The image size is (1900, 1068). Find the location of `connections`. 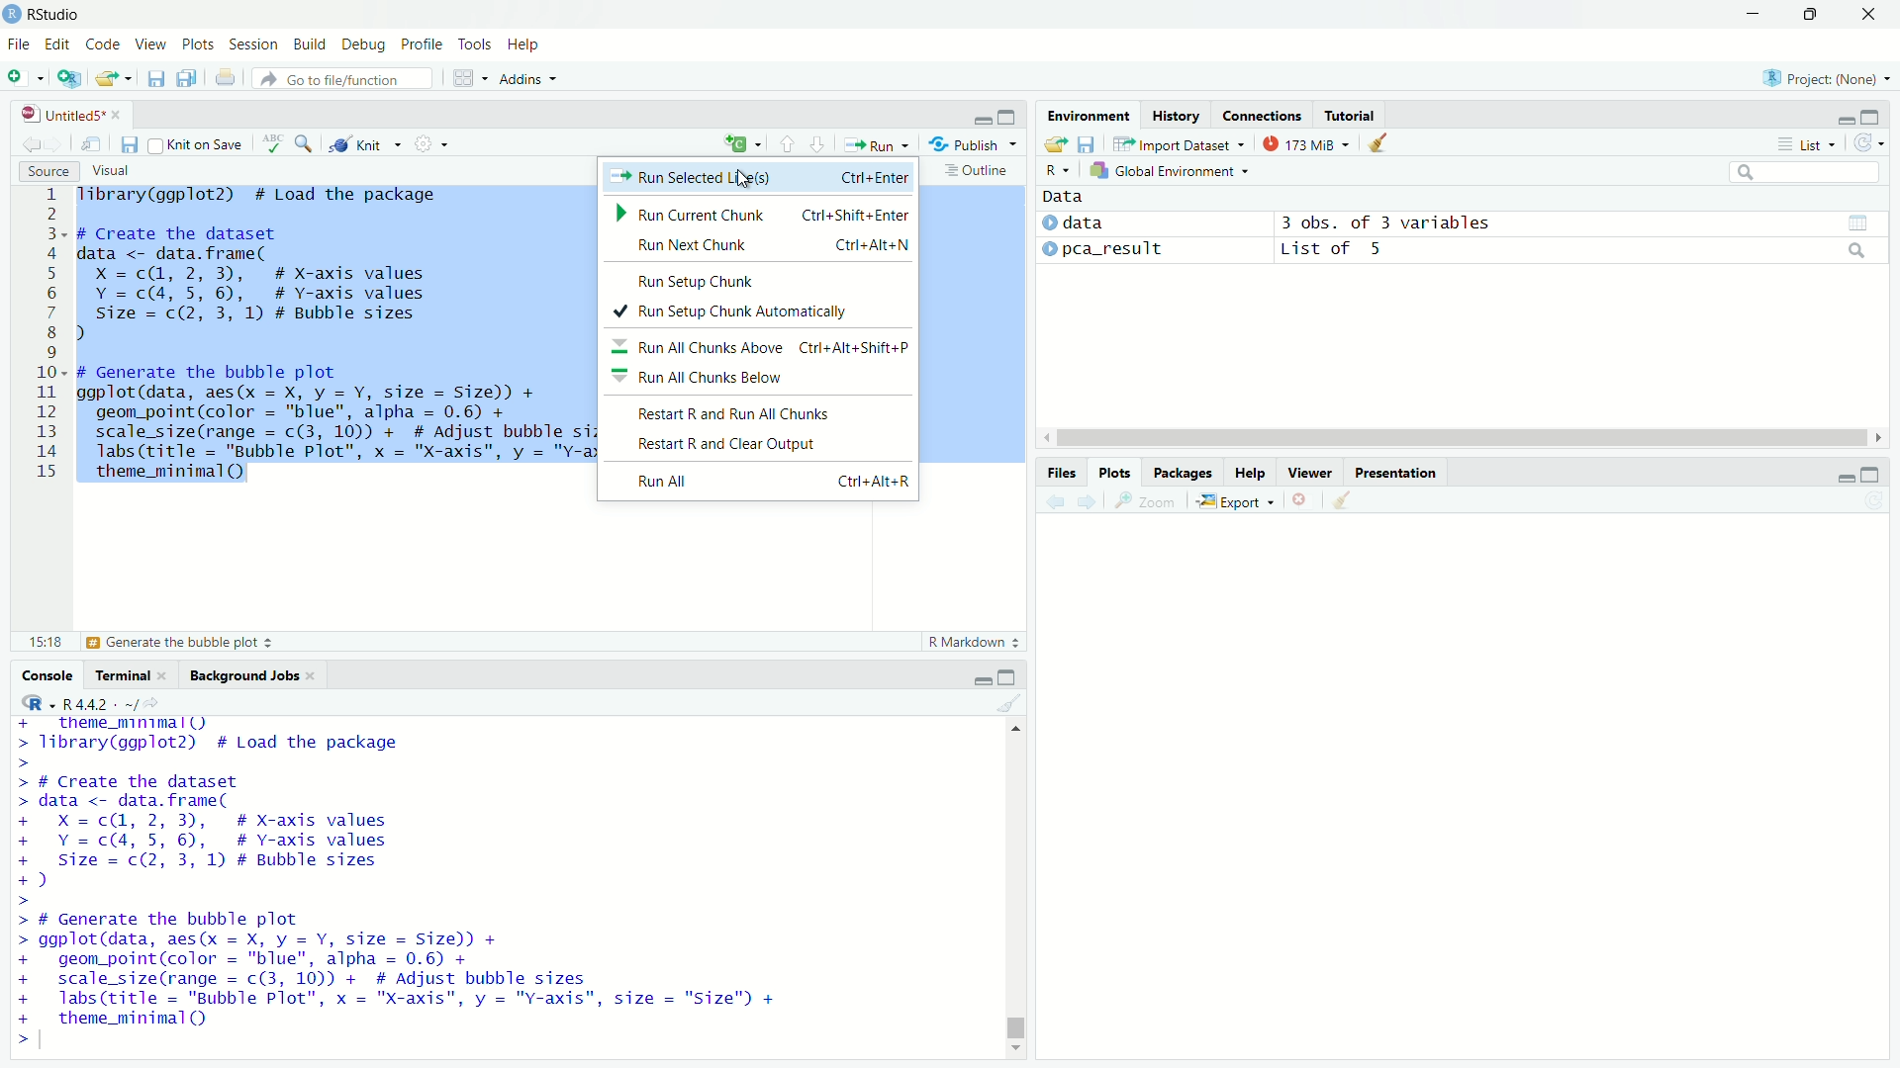

connections is located at coordinates (1262, 115).